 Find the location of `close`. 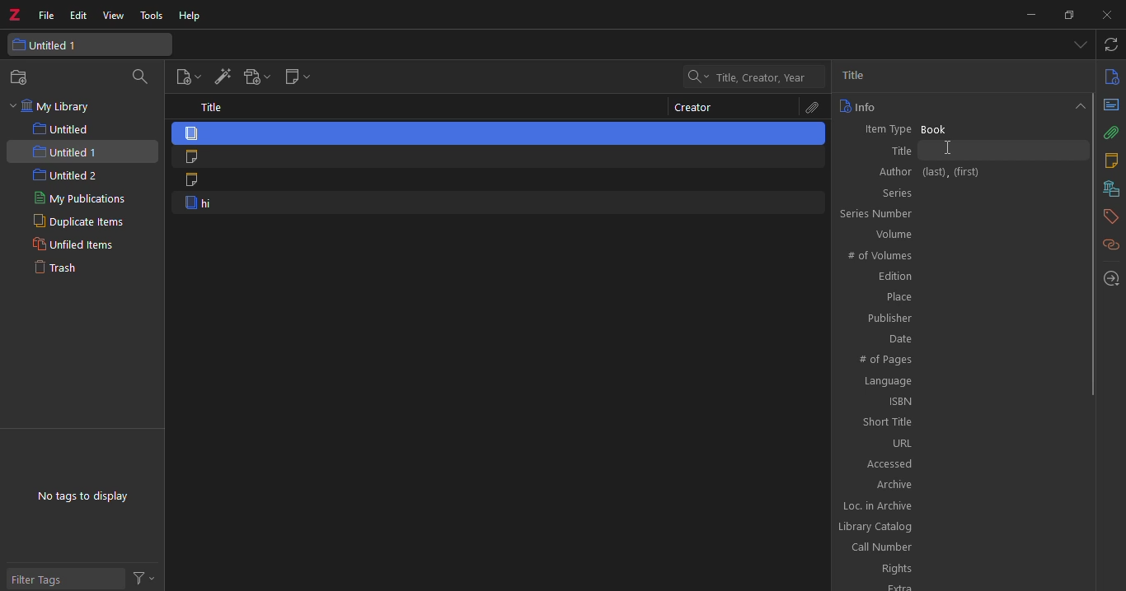

close is located at coordinates (1102, 15).